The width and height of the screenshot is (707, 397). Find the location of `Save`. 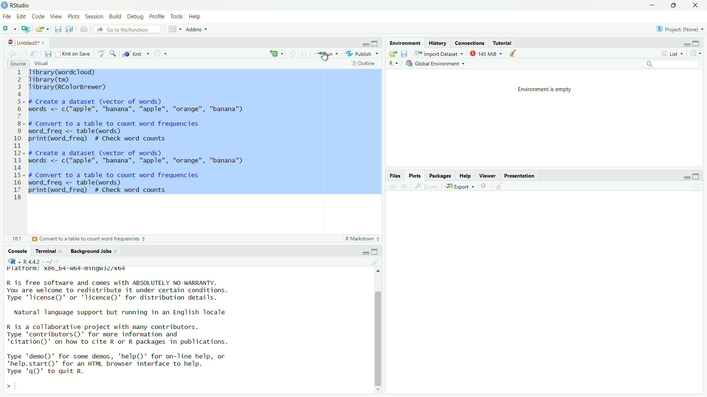

Save is located at coordinates (47, 54).